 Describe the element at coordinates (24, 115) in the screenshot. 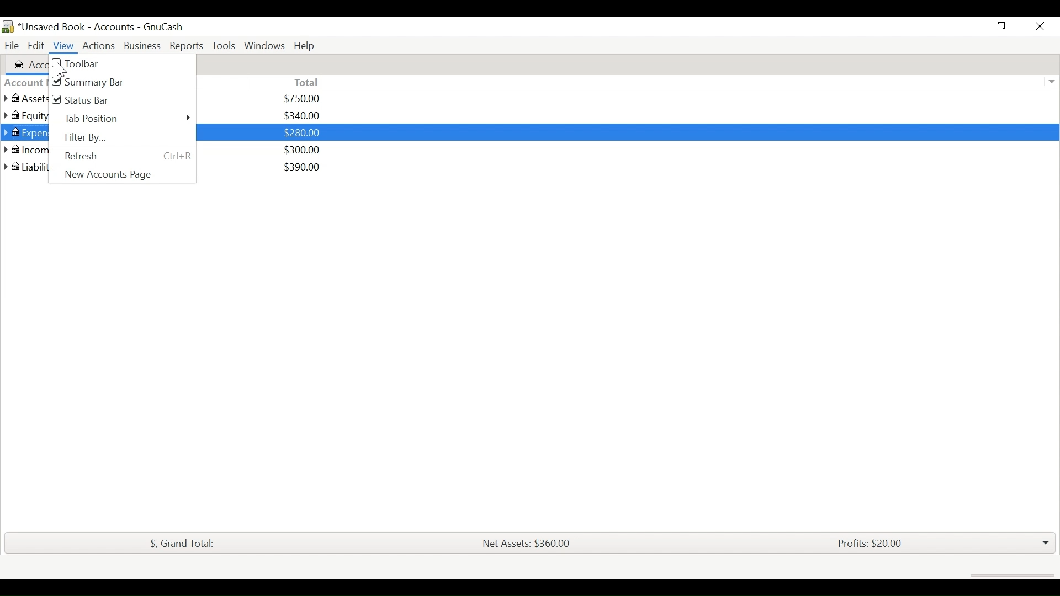

I see `Equity` at that location.